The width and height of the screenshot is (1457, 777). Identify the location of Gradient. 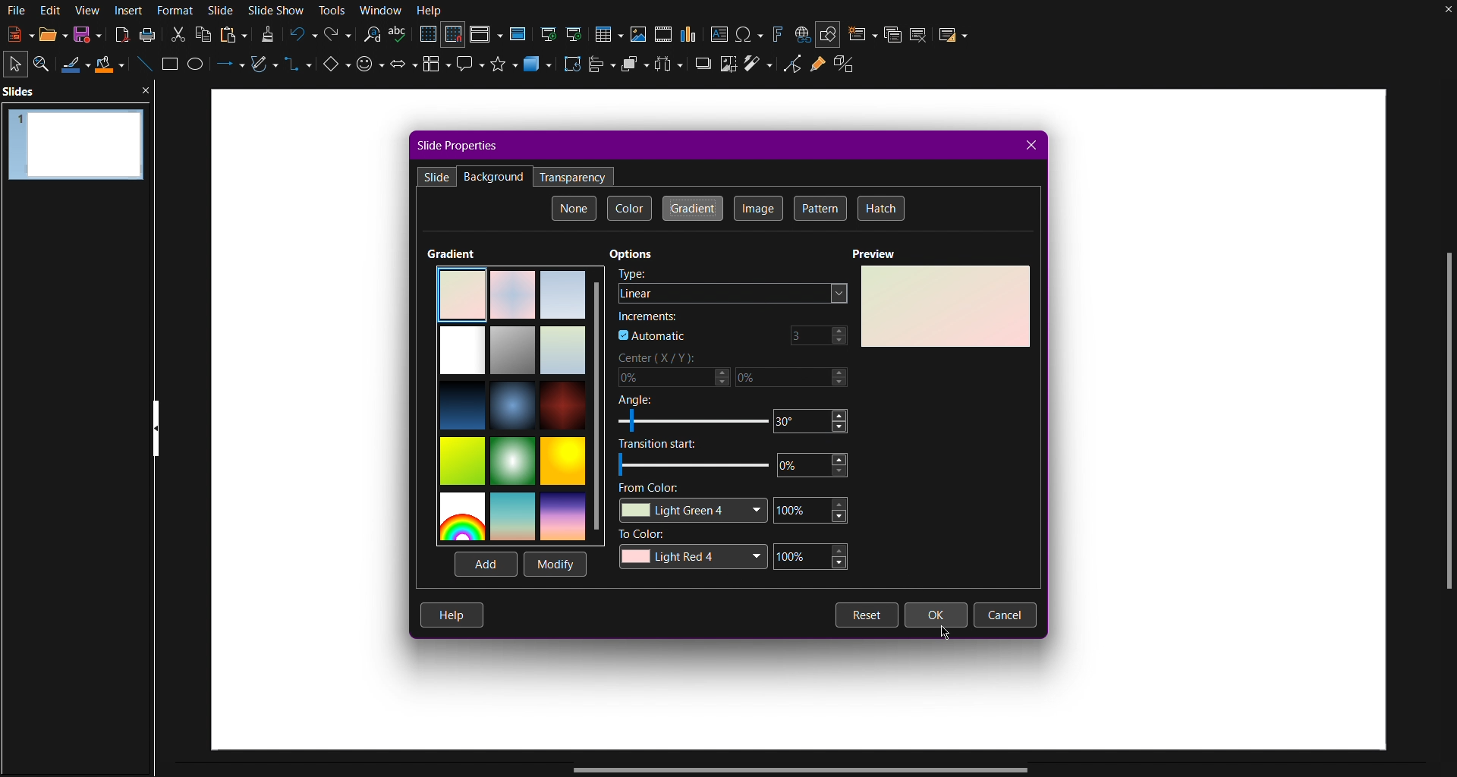
(692, 208).